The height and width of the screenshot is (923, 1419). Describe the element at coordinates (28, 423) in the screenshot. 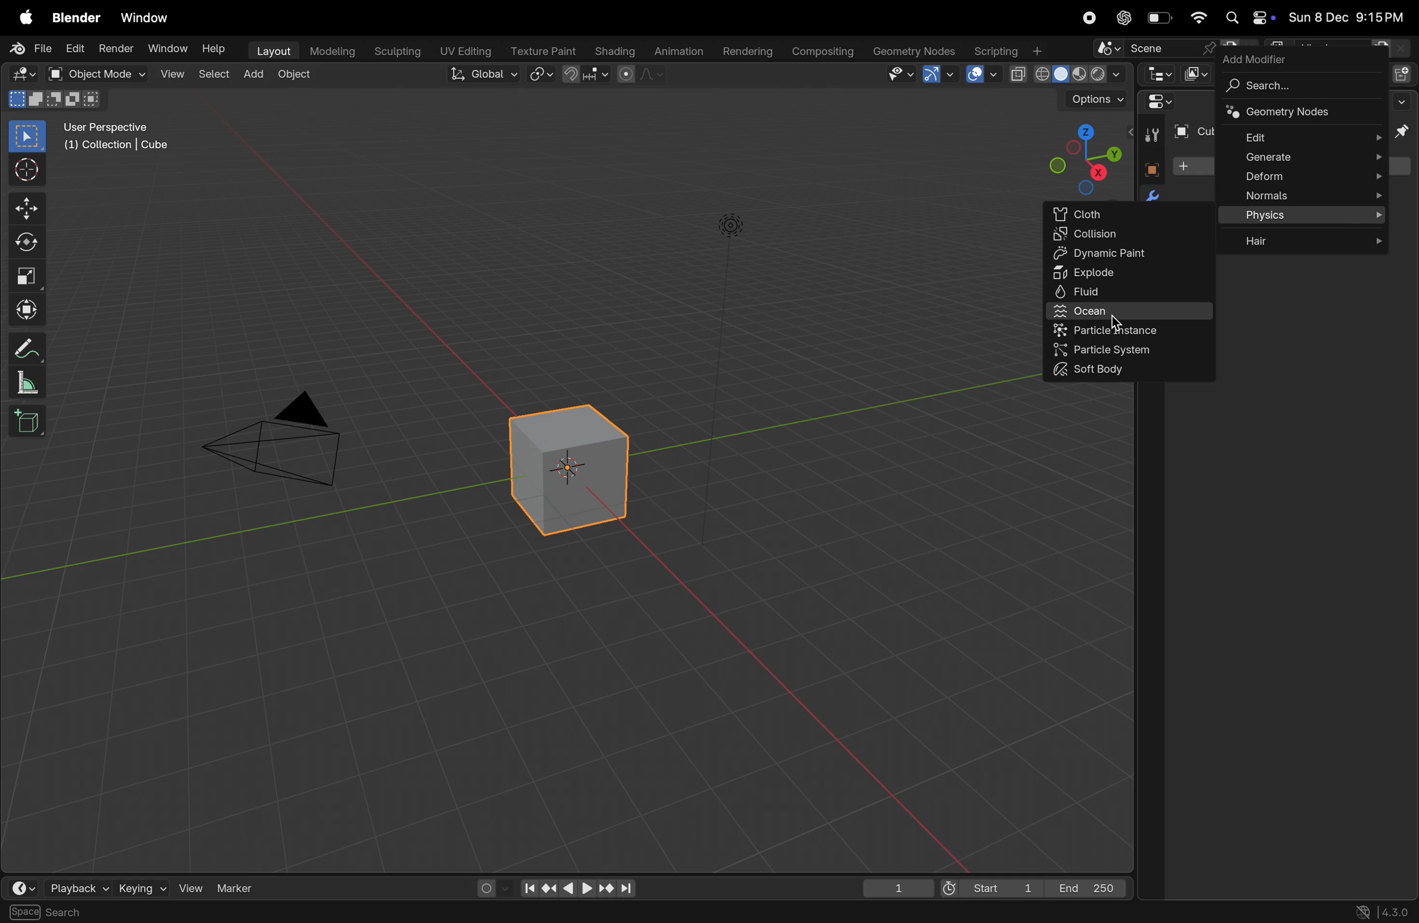

I see `add cube` at that location.